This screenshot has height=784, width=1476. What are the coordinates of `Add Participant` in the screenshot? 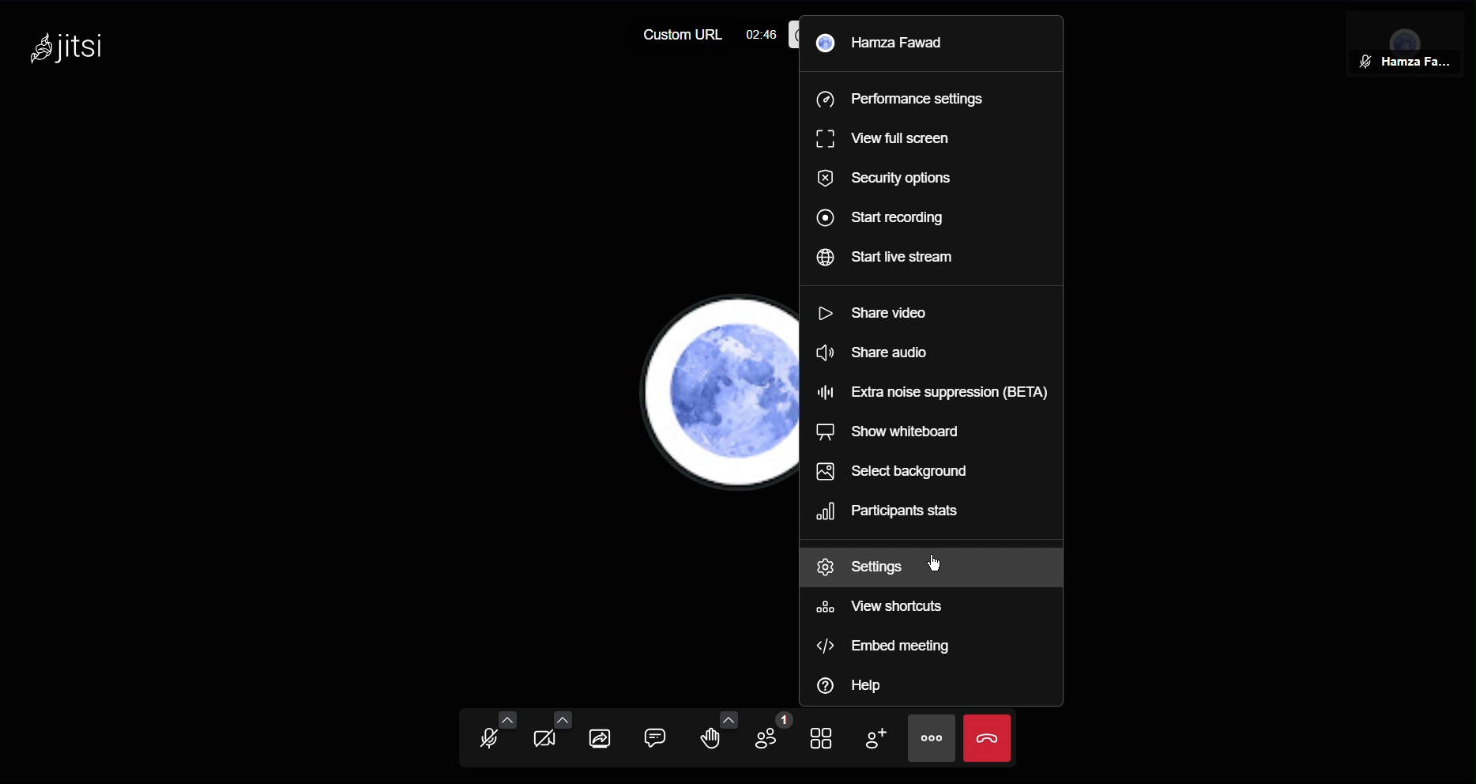 It's located at (875, 741).